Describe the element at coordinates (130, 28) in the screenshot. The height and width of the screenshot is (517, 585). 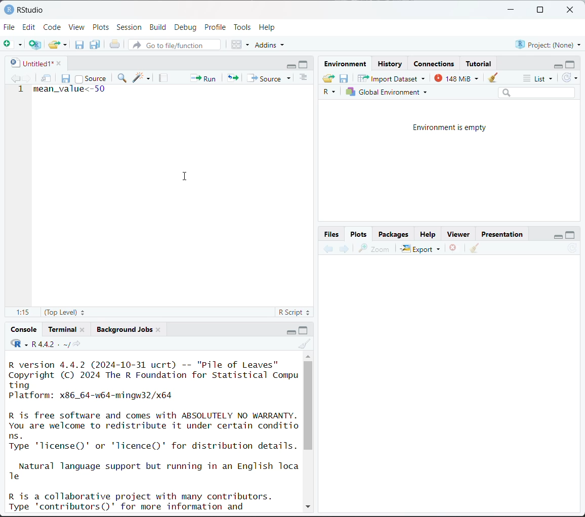
I see `Session` at that location.